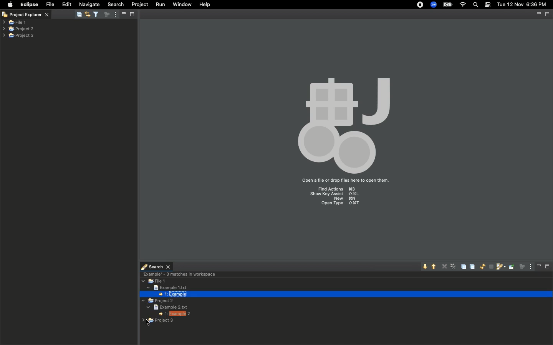 This screenshot has width=553, height=345. Describe the element at coordinates (425, 267) in the screenshot. I see `Show next match` at that location.